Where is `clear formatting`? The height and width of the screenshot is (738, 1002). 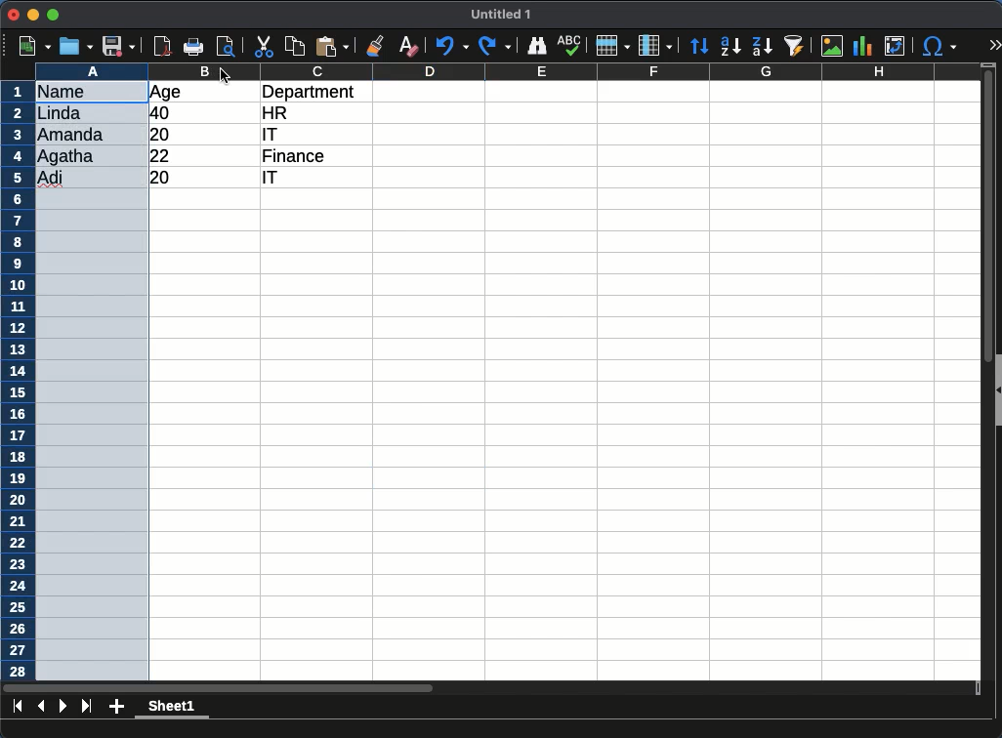
clear formatting is located at coordinates (408, 45).